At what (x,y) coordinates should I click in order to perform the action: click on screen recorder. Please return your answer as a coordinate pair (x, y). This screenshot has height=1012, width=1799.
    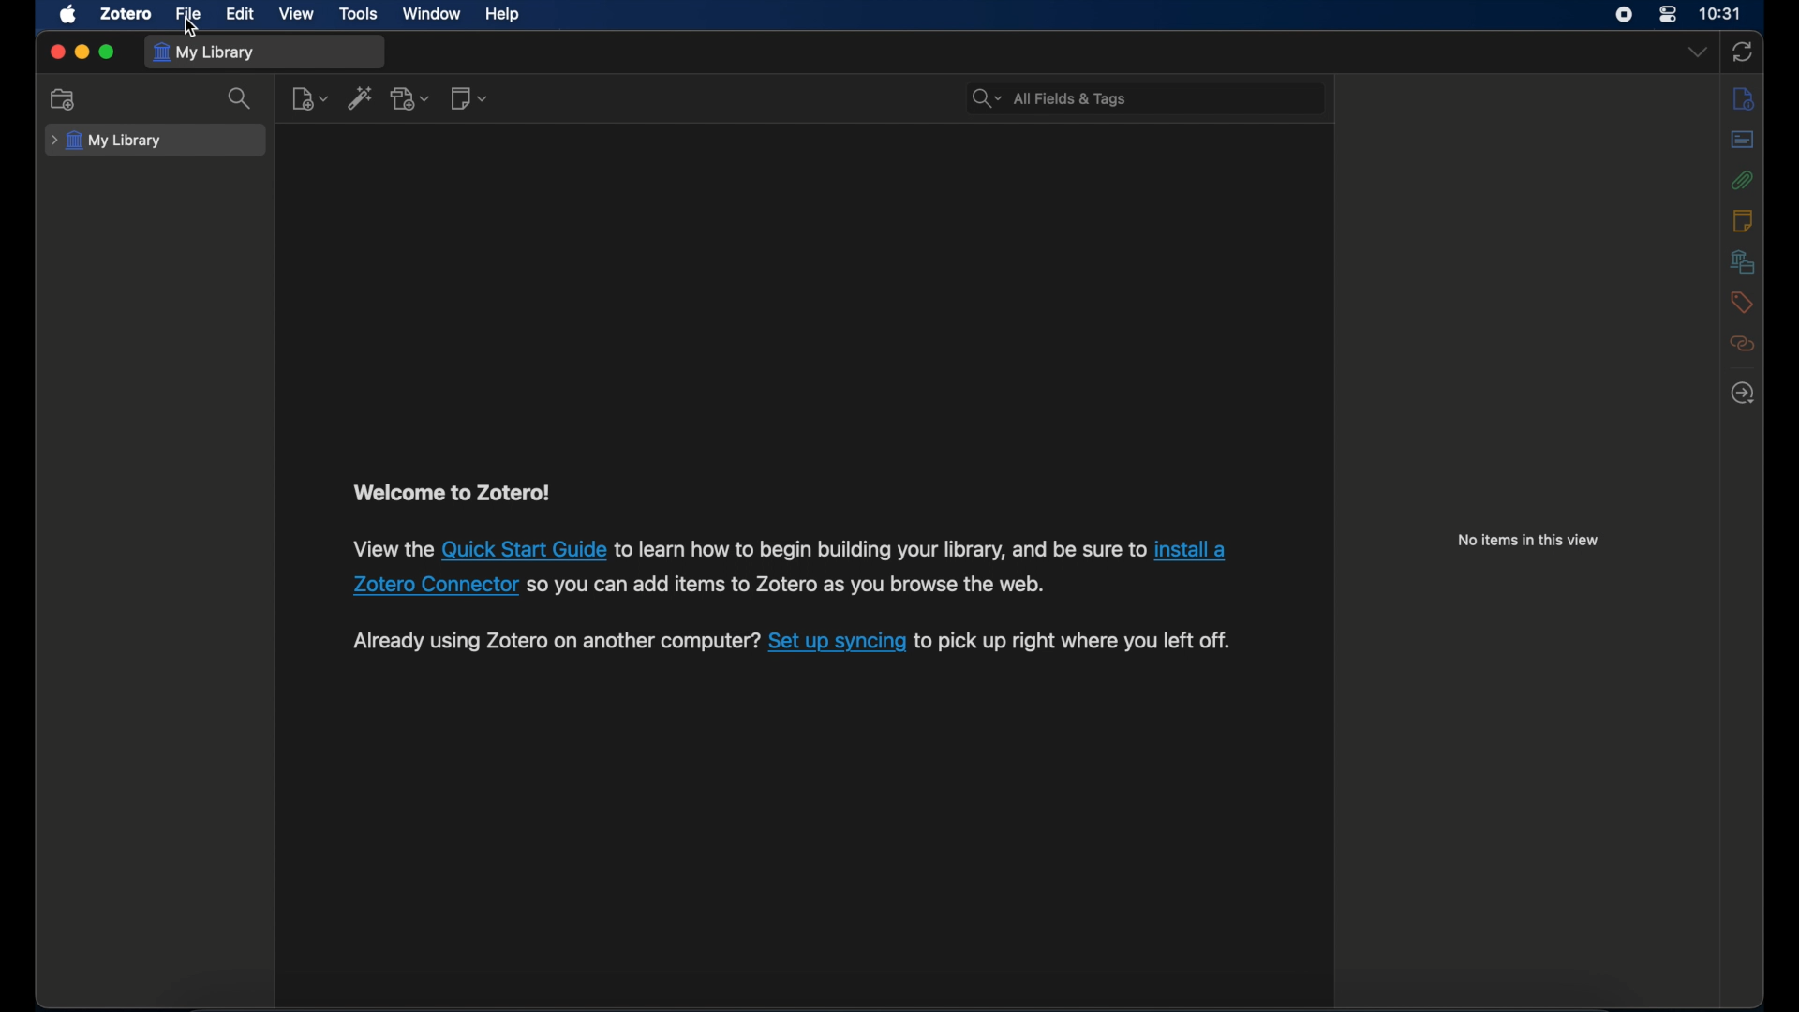
    Looking at the image, I should click on (1624, 15).